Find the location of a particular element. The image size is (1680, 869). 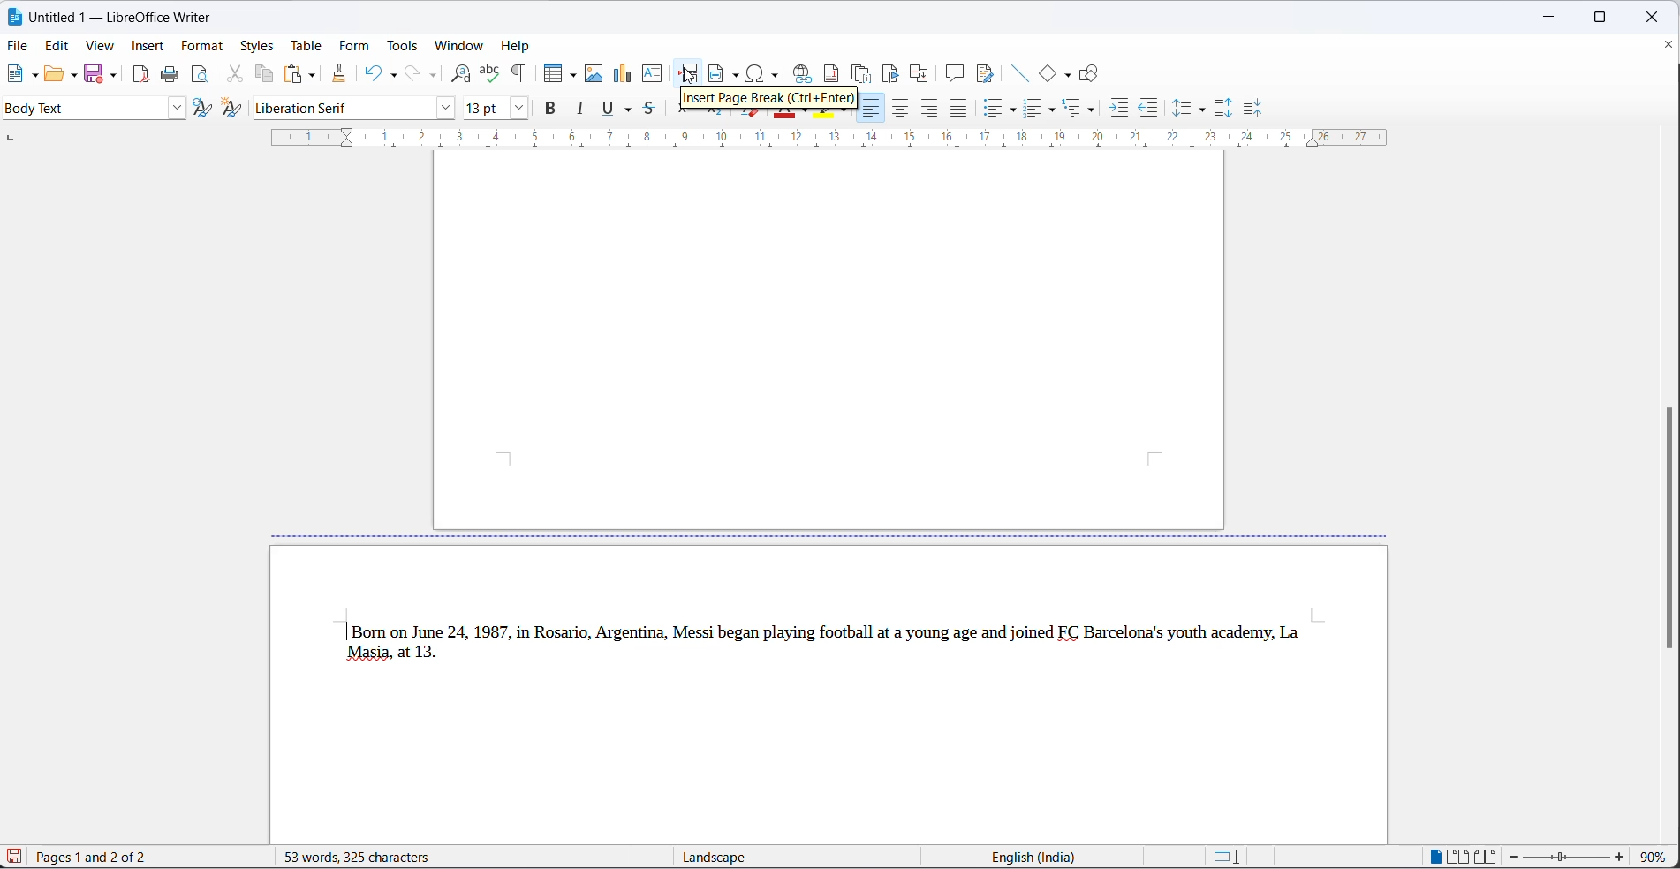

redo option is located at coordinates (435, 77).